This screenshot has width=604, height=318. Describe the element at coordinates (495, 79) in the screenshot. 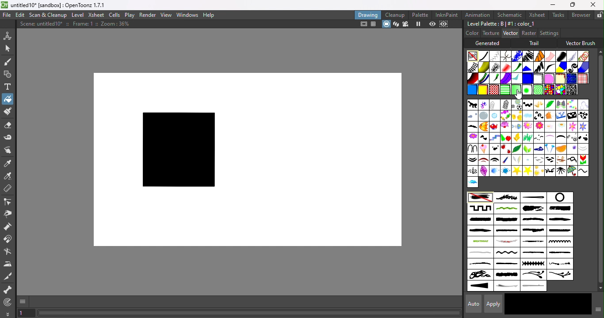

I see `Gouache` at that location.